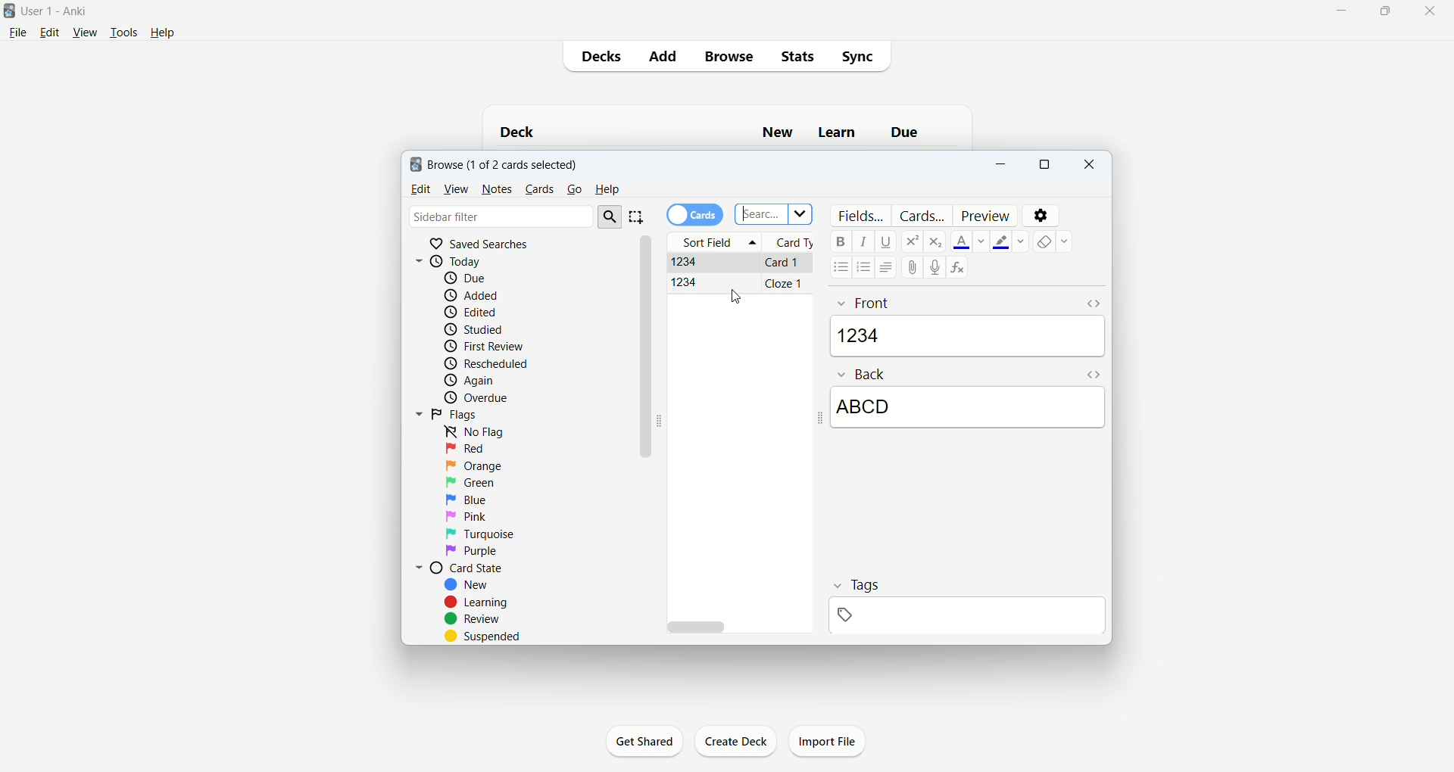 This screenshot has width=1454, height=772. Describe the element at coordinates (485, 347) in the screenshot. I see `first review` at that location.